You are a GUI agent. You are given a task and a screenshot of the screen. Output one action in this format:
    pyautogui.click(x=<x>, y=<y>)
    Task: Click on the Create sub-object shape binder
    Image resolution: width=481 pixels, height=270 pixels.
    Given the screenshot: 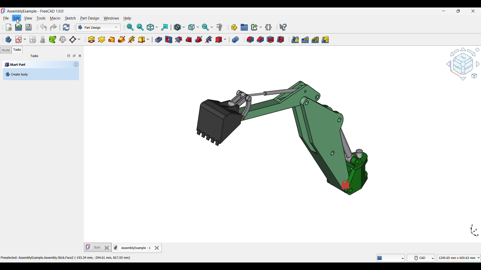 What is the action you would take?
    pyautogui.click(x=53, y=39)
    